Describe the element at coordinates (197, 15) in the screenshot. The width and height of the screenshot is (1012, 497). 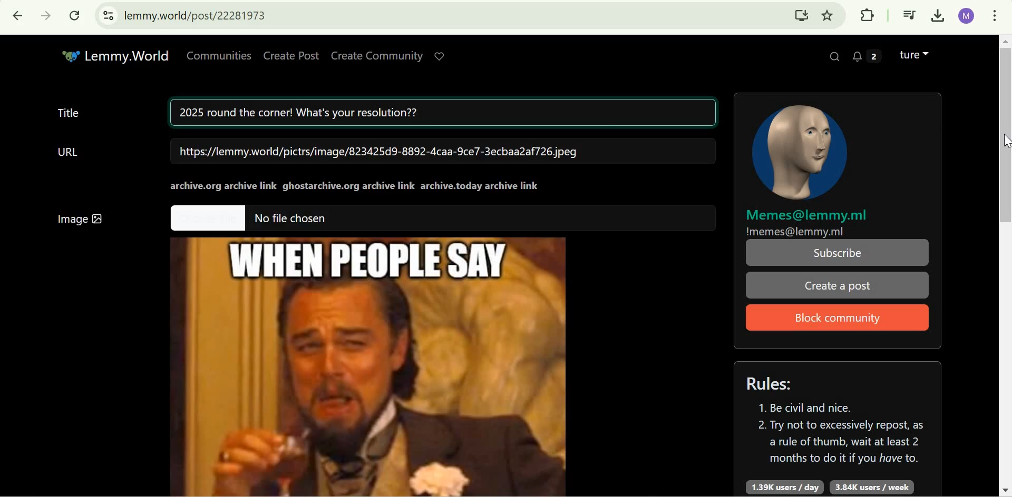
I see `lemmy.world/post/22281973` at that location.